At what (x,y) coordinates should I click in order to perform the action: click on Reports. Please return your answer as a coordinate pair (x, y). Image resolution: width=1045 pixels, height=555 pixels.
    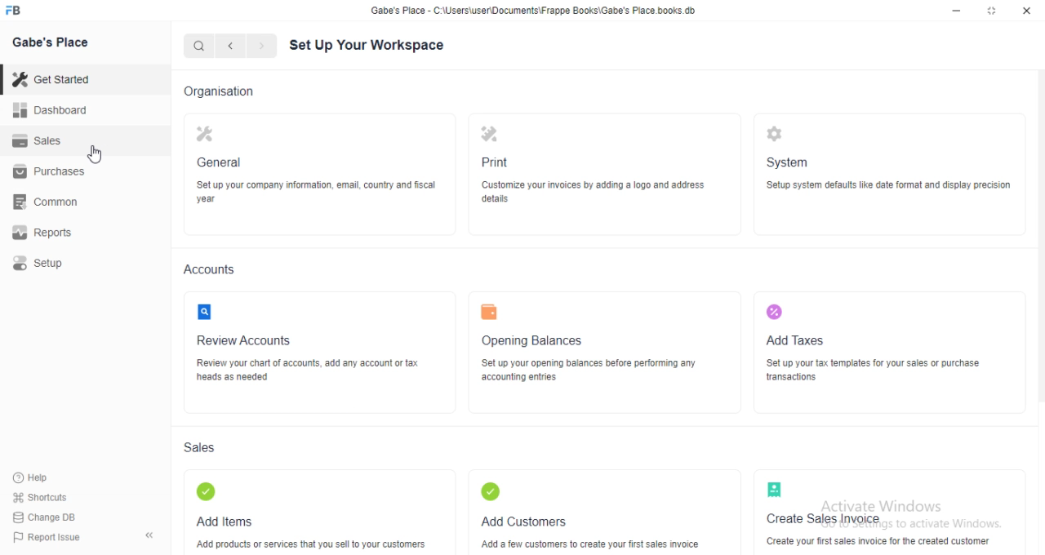
    Looking at the image, I should click on (42, 231).